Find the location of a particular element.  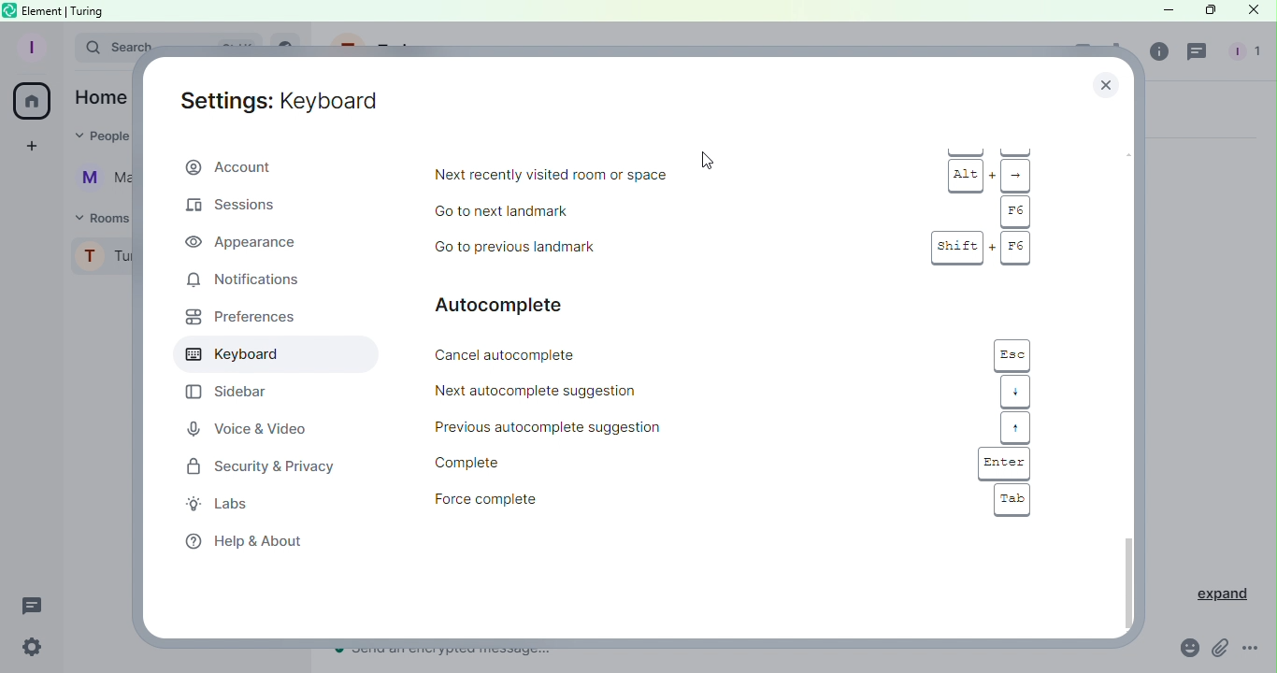

Cursor is located at coordinates (709, 160).